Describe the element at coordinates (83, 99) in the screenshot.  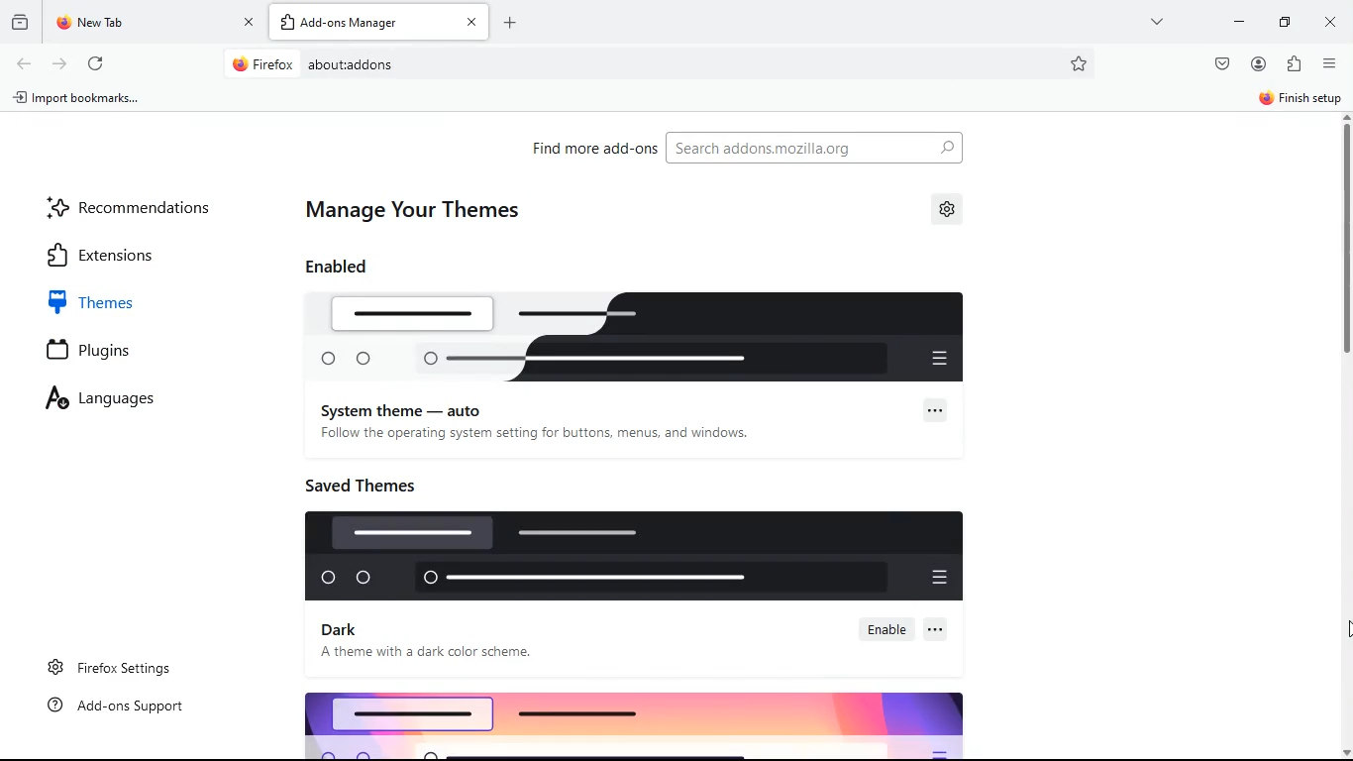
I see `import bookmarks` at that location.